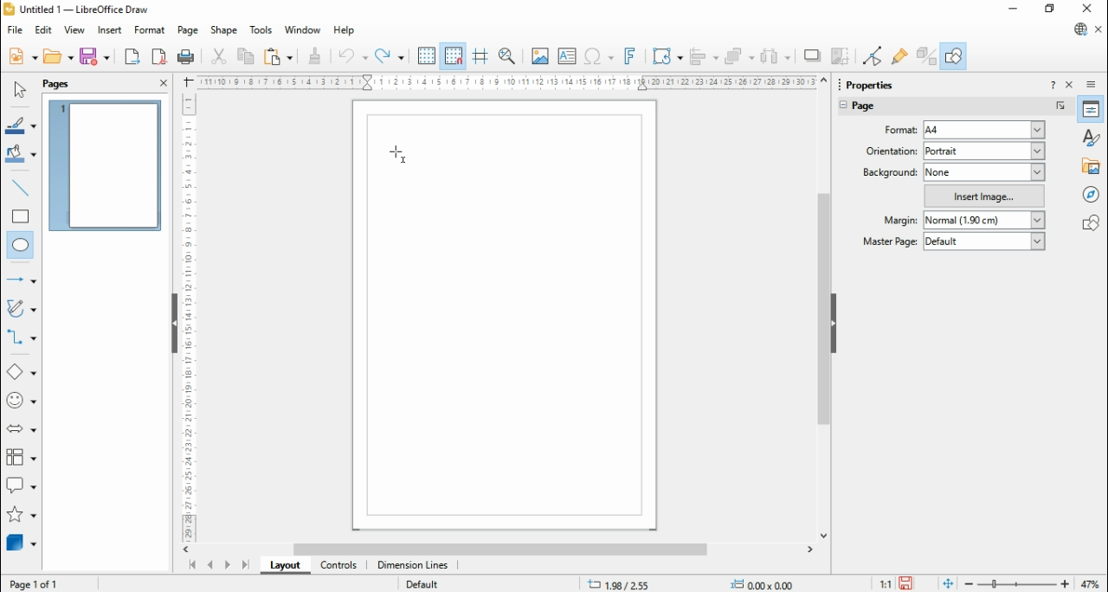  What do you see at coordinates (824, 307) in the screenshot?
I see `scroll bar` at bounding box center [824, 307].